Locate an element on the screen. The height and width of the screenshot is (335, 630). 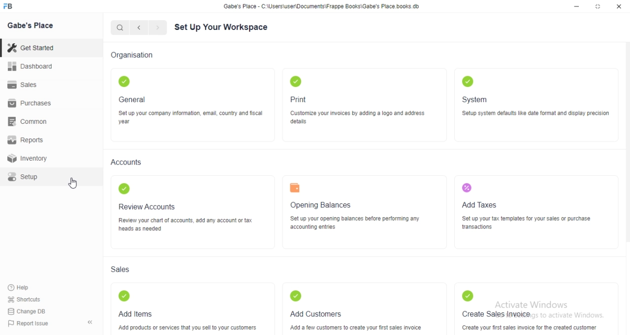
Set Up Your Workspace is located at coordinates (220, 28).